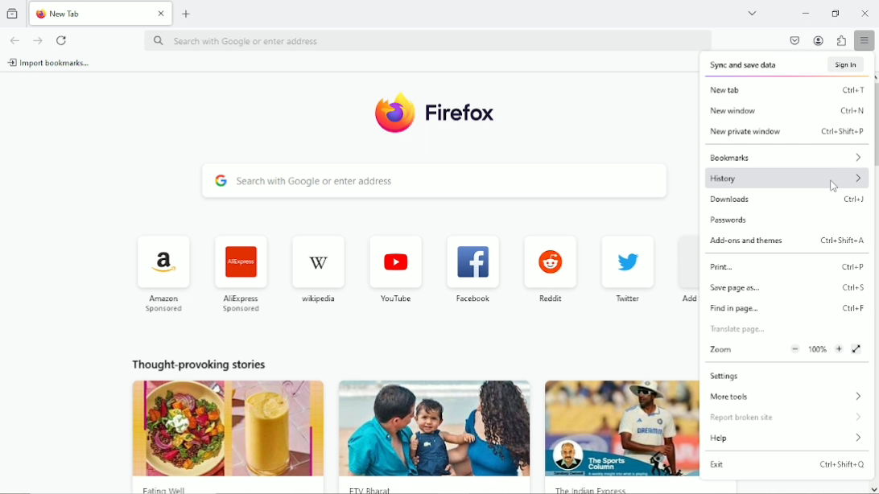 The image size is (879, 494). I want to click on icon, so click(393, 113).